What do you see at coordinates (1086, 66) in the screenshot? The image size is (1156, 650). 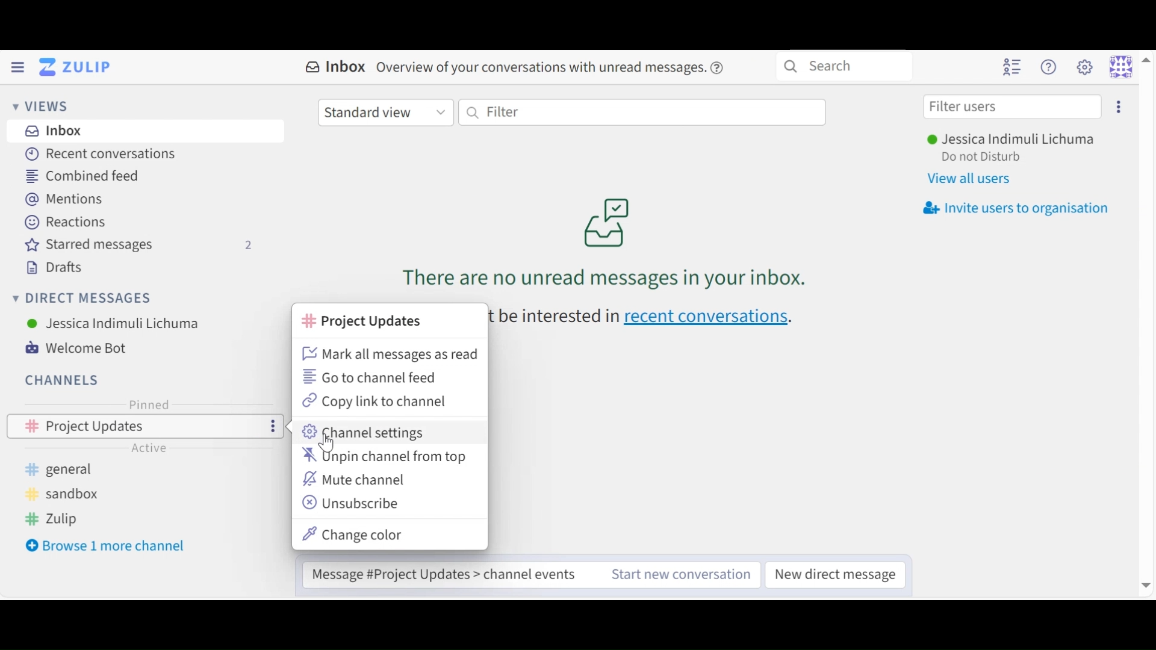 I see `Main menu` at bounding box center [1086, 66].